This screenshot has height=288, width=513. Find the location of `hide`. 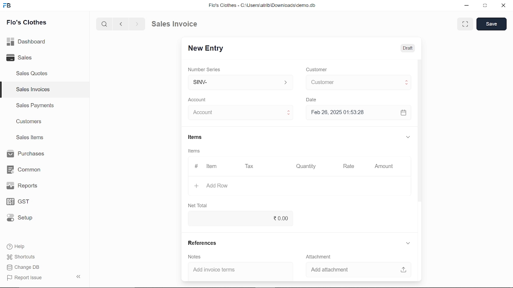

hide is located at coordinates (79, 276).